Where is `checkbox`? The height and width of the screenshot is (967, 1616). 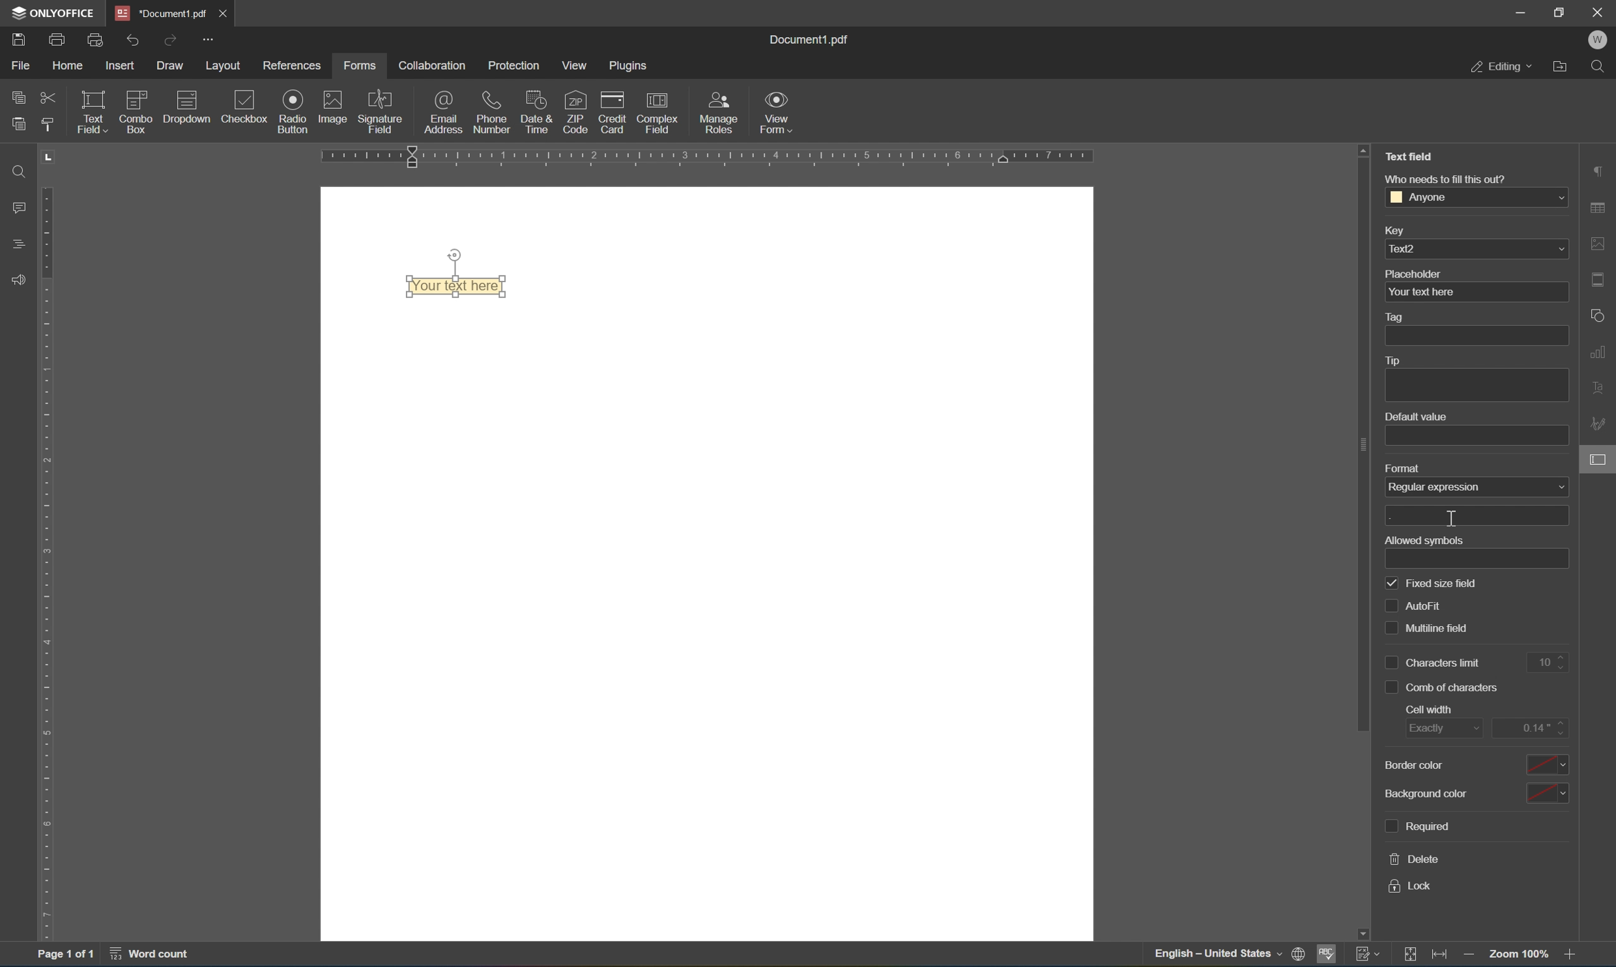 checkbox is located at coordinates (246, 106).